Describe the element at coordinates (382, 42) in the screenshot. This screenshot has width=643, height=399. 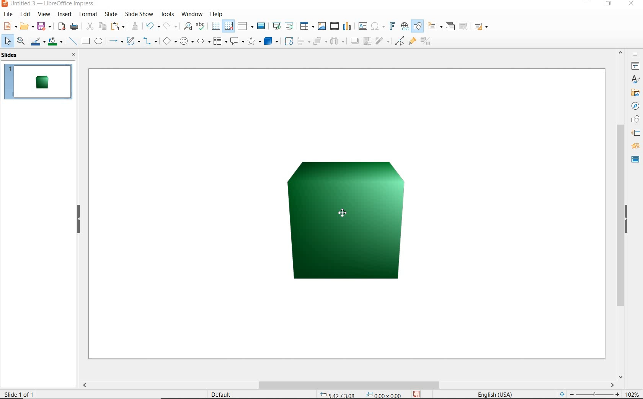
I see `FILTER` at that location.